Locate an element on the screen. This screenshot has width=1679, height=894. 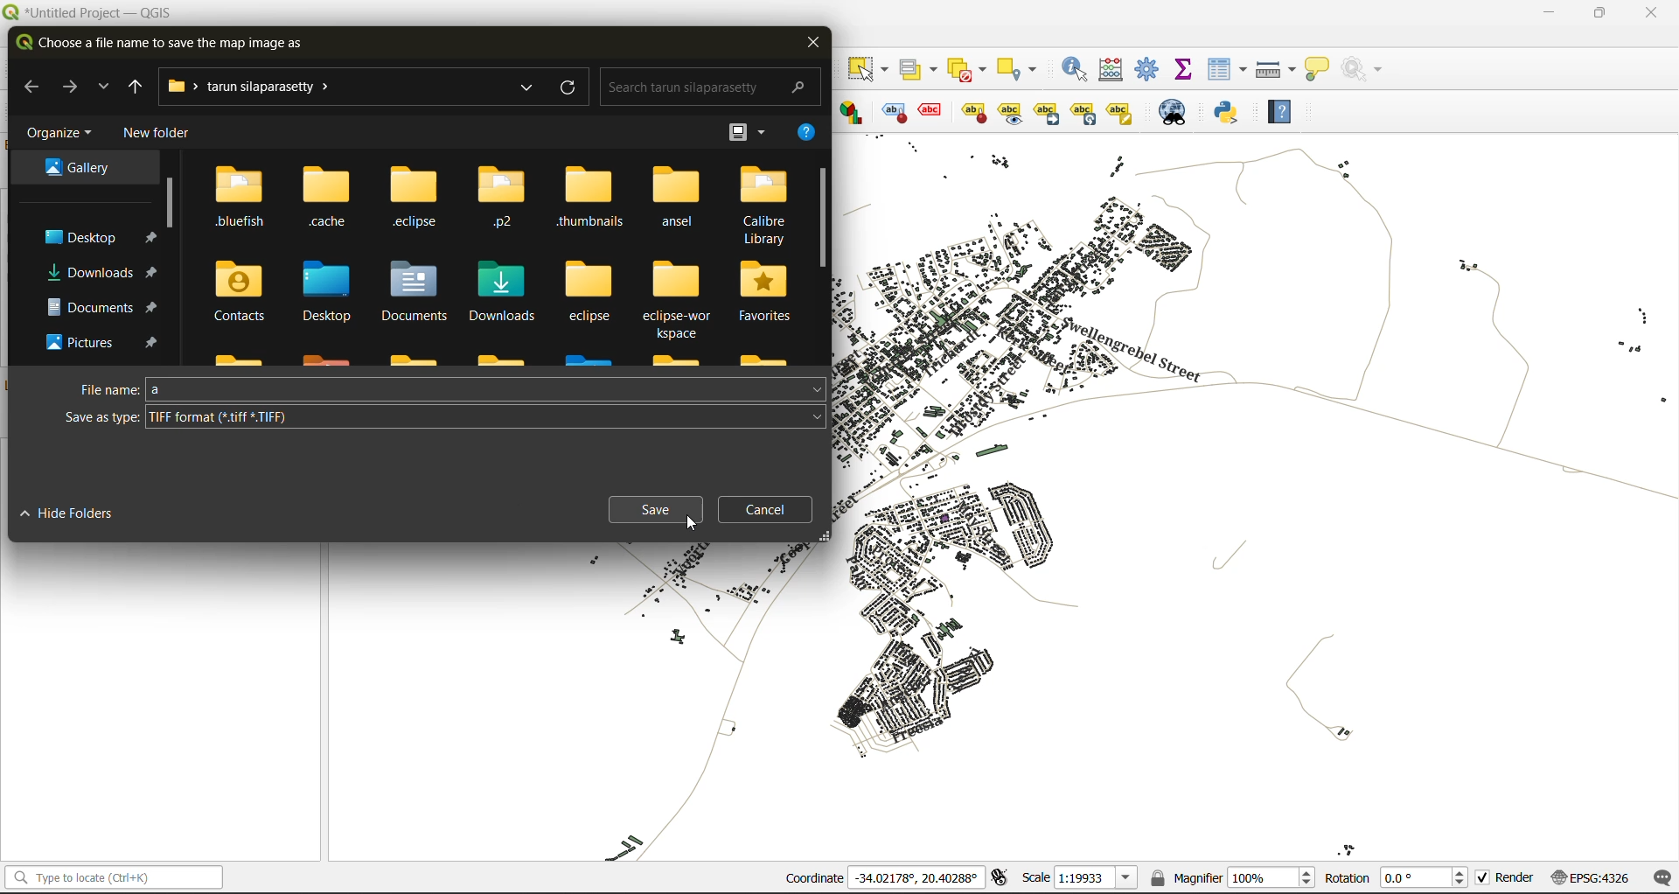
folders is located at coordinates (84, 252).